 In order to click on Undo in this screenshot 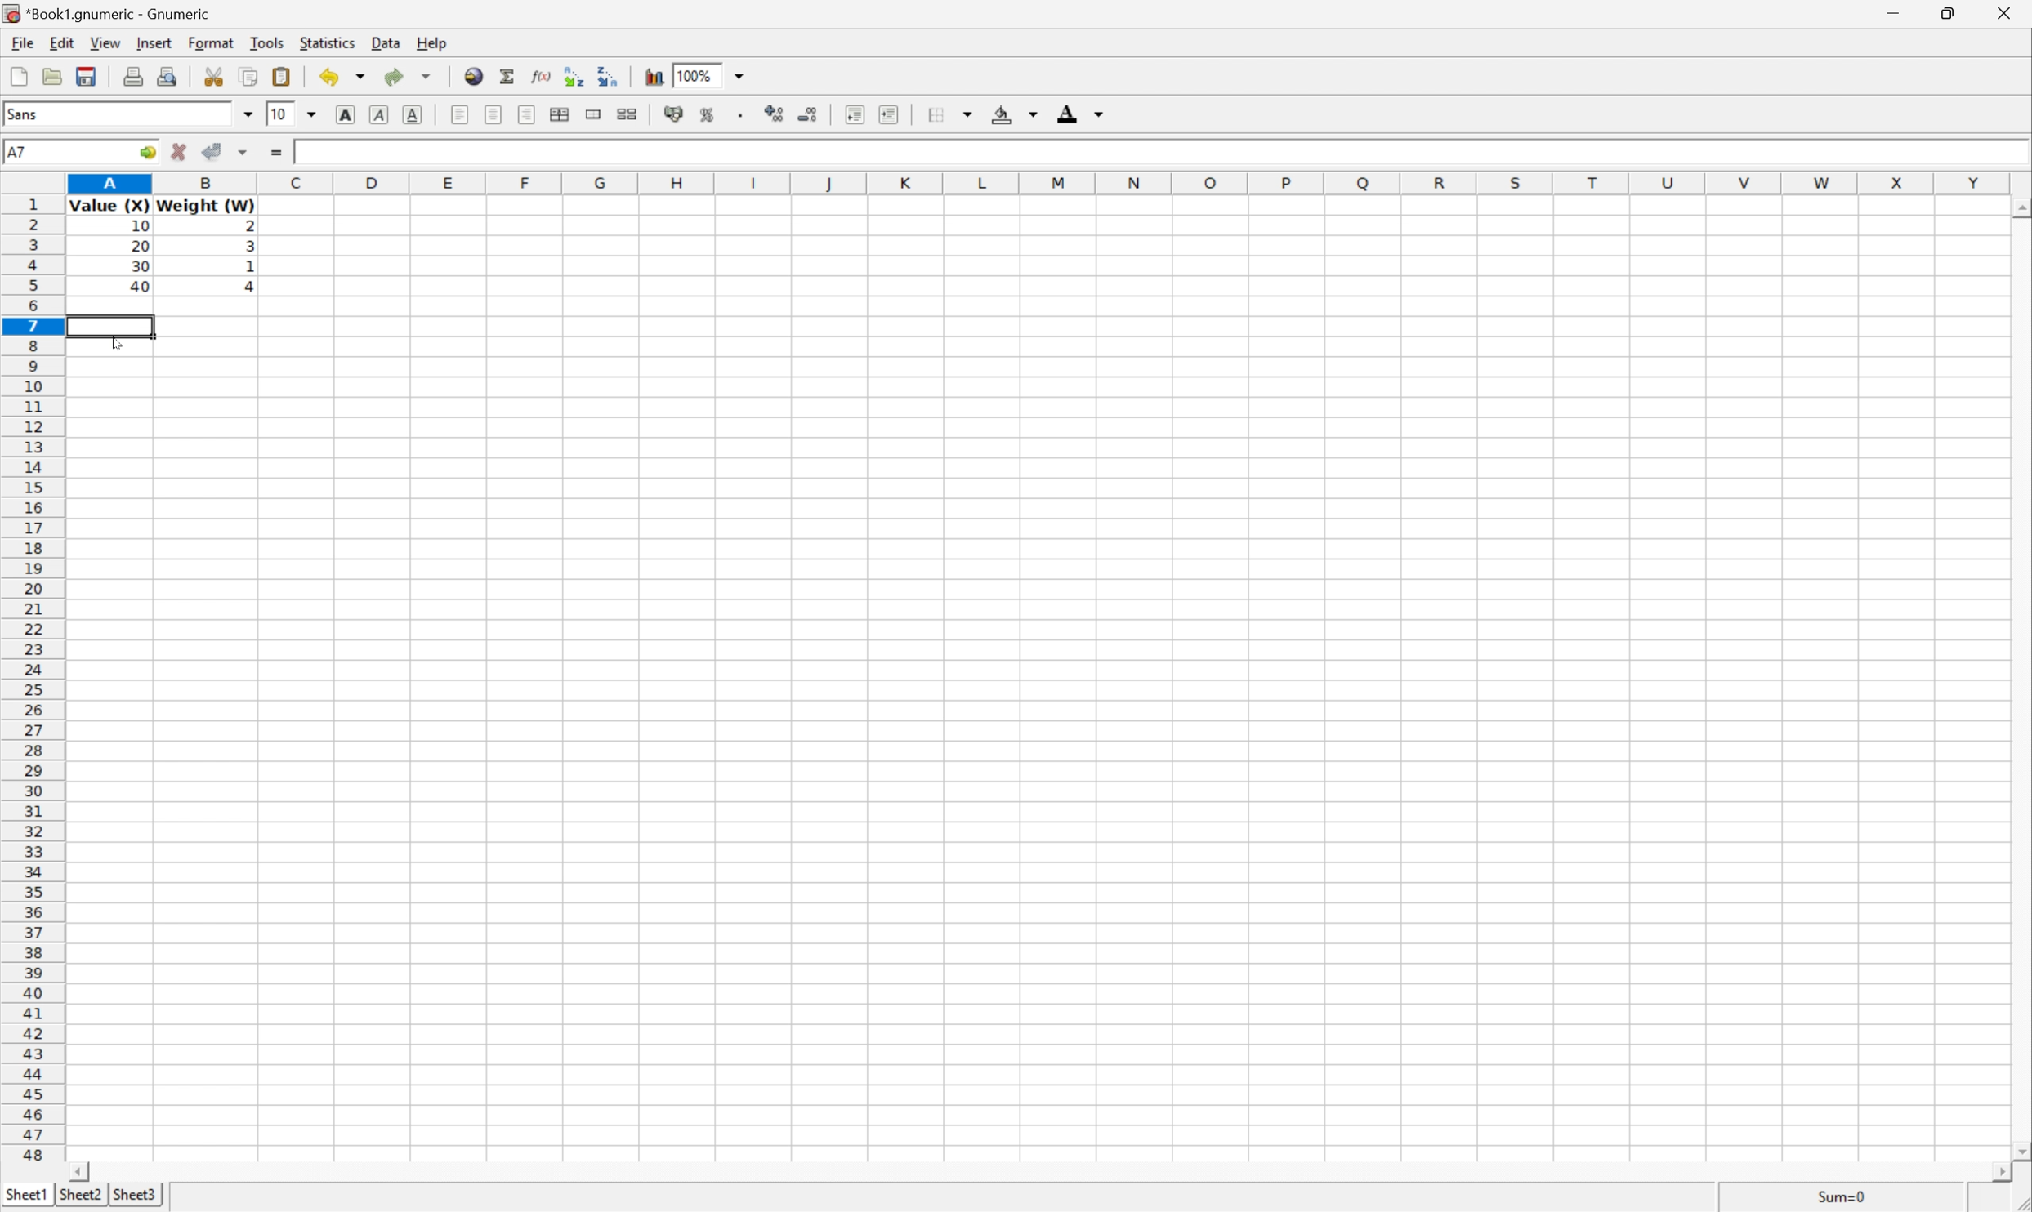, I will do `click(346, 74)`.